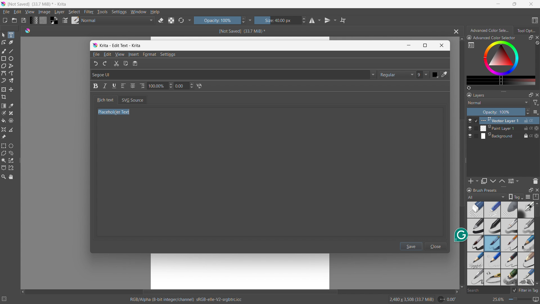 The image size is (540, 304). Describe the element at coordinates (503, 91) in the screenshot. I see `resize` at that location.